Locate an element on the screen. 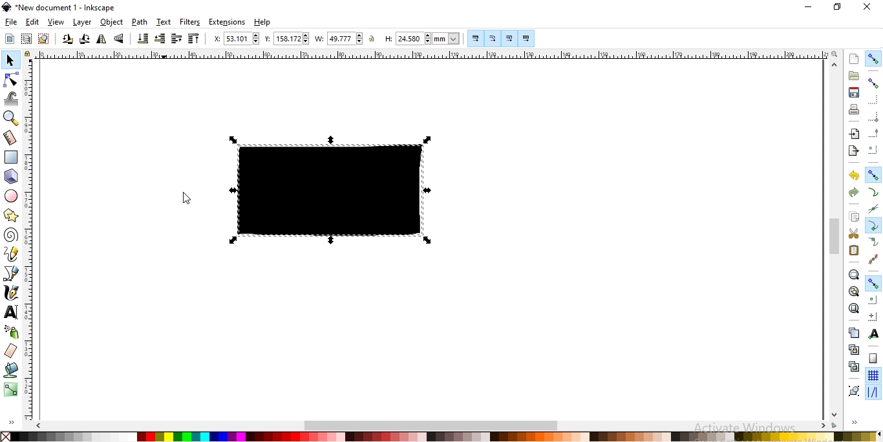 Image resolution: width=883 pixels, height=442 pixels. snap bounding box corners is located at coordinates (875, 117).